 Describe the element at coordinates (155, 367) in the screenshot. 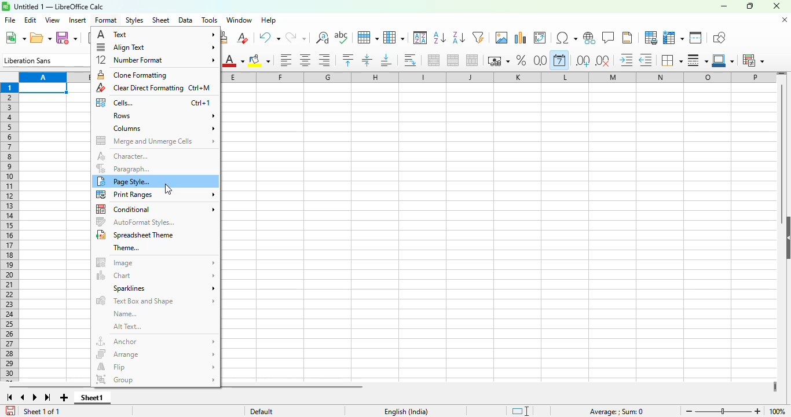

I see `flip` at that location.